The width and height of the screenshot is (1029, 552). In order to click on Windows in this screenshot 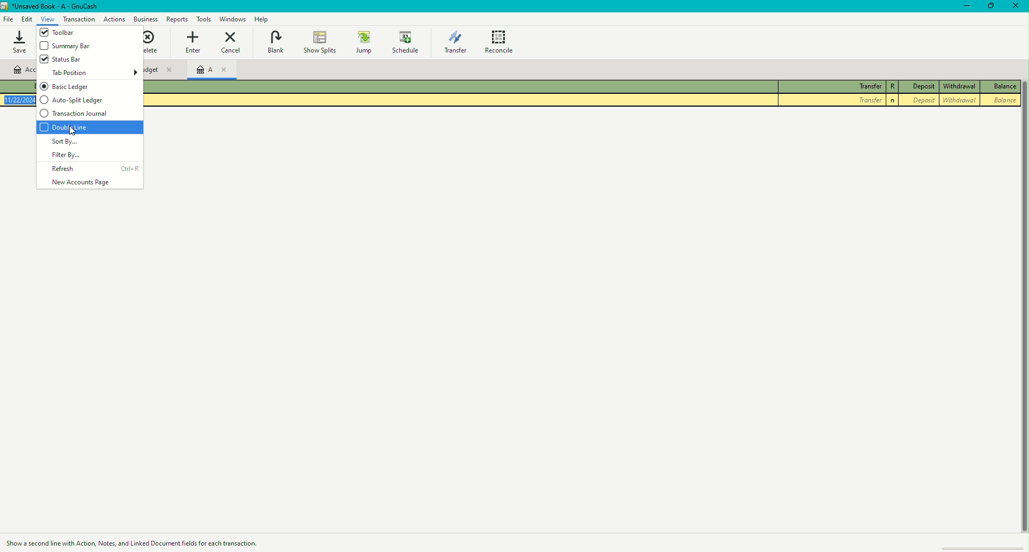, I will do `click(233, 19)`.